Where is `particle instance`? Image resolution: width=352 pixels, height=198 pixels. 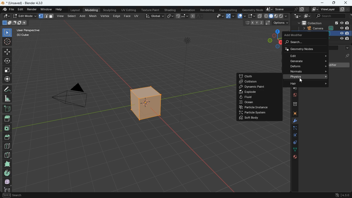 particle instance is located at coordinates (254, 107).